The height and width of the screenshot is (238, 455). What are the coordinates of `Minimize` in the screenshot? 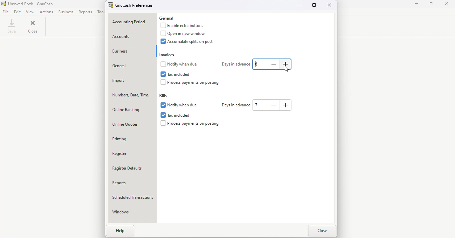 It's located at (416, 5).